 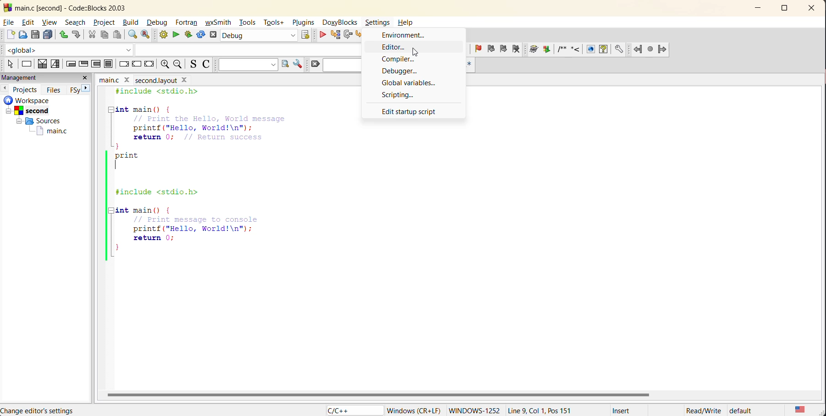 I want to click on project, so click(x=104, y=23).